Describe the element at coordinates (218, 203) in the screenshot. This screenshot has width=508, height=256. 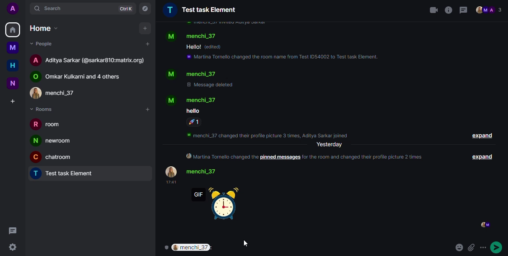
I see `gif` at that location.